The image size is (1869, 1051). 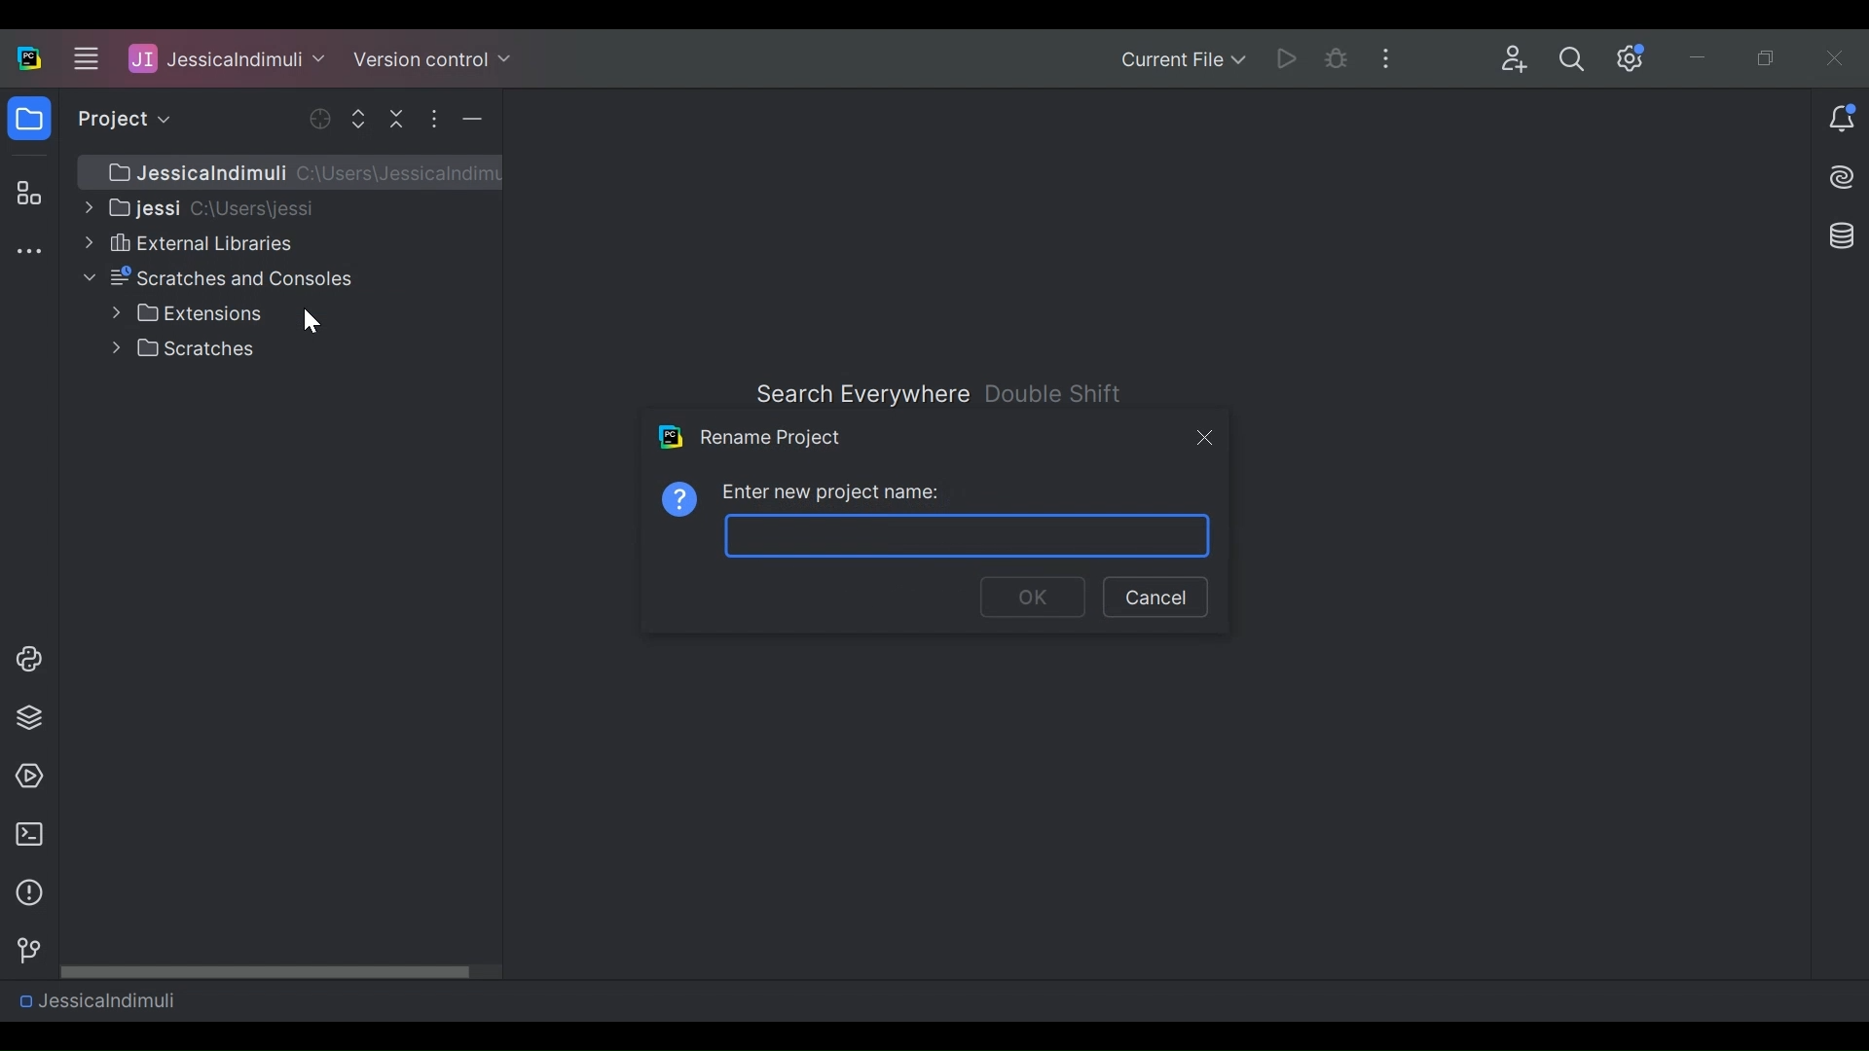 What do you see at coordinates (188, 348) in the screenshot?
I see `Scratches` at bounding box center [188, 348].